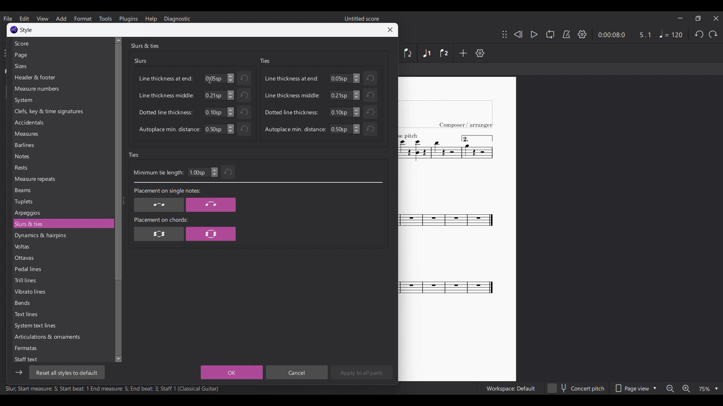 This screenshot has width=723, height=406. What do you see at coordinates (292, 78) in the screenshot?
I see `Line thickness at end` at bounding box center [292, 78].